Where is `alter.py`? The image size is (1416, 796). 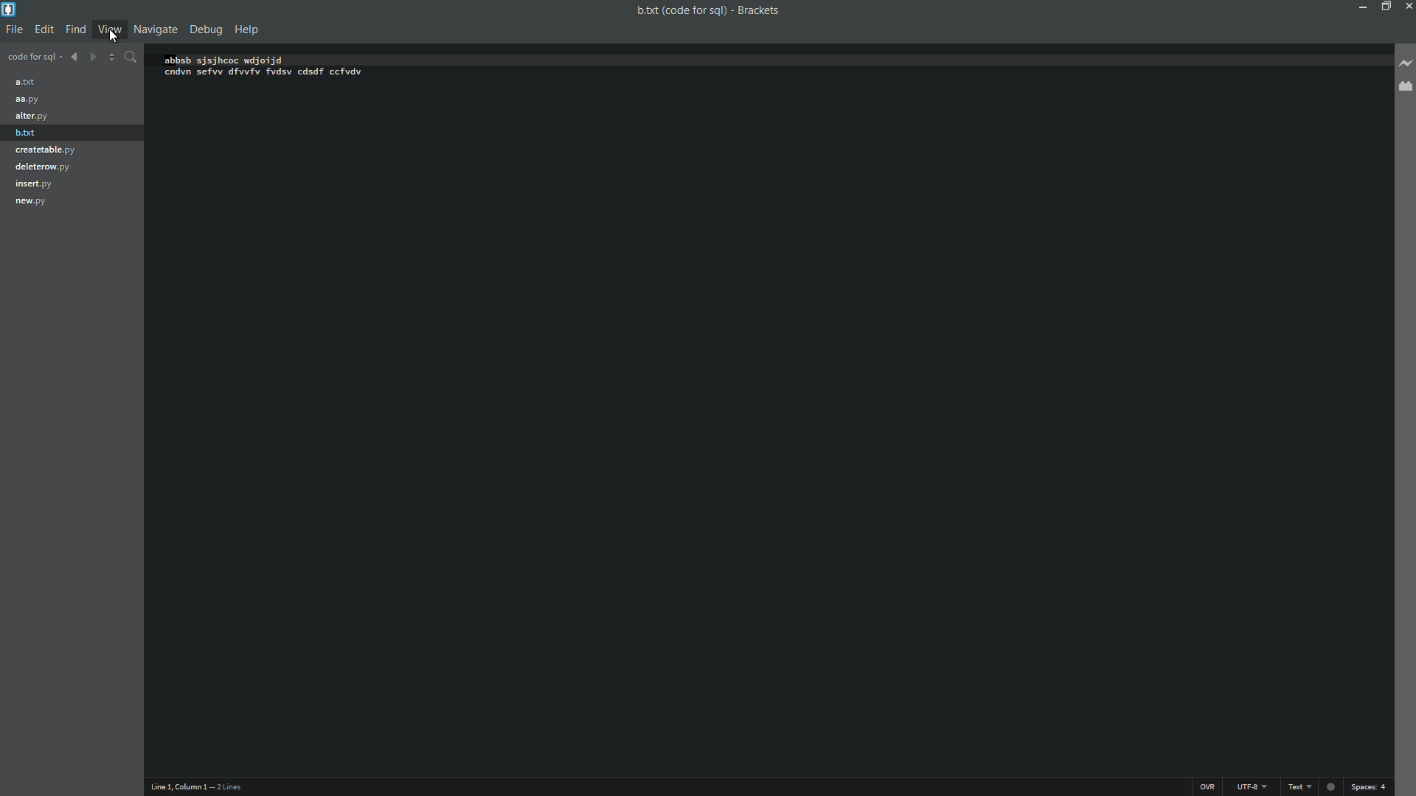 alter.py is located at coordinates (29, 116).